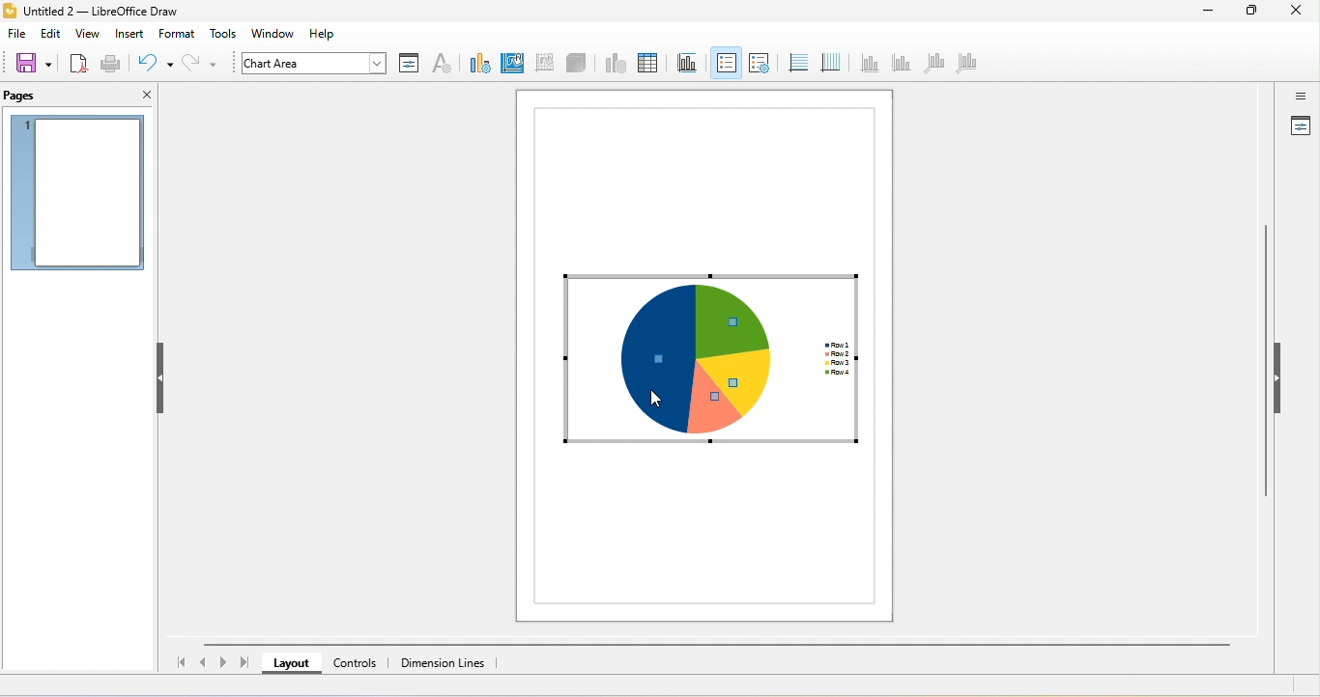 Image resolution: width=1320 pixels, height=697 pixels. I want to click on edit, so click(50, 35).